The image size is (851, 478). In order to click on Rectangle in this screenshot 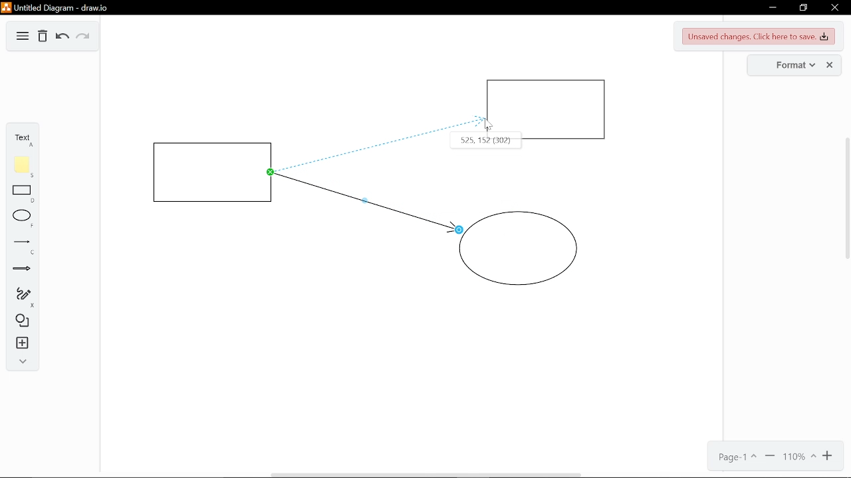, I will do `click(547, 110)`.